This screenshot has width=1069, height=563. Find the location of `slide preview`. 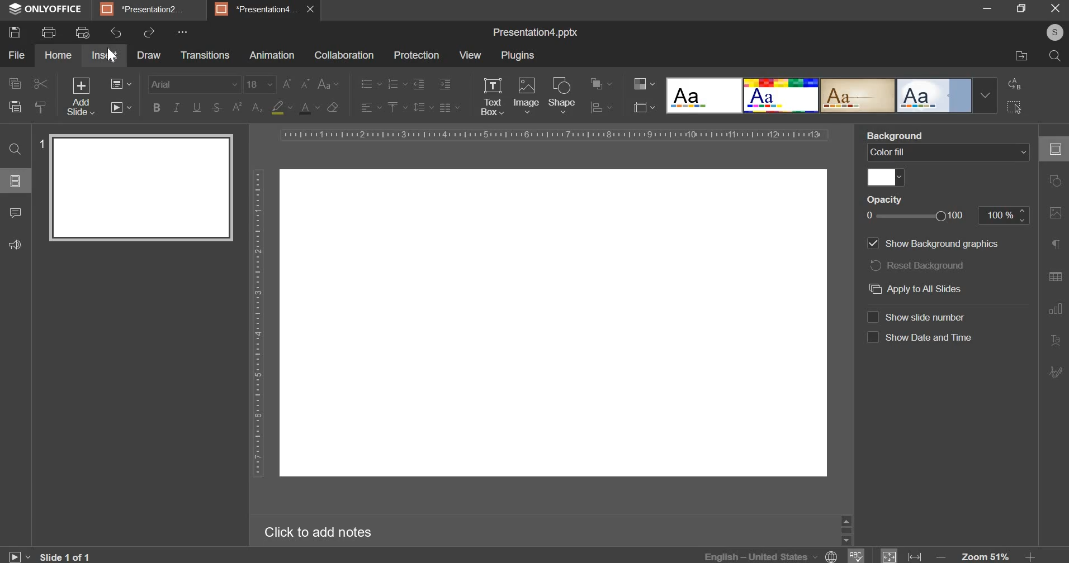

slide preview is located at coordinates (142, 189).